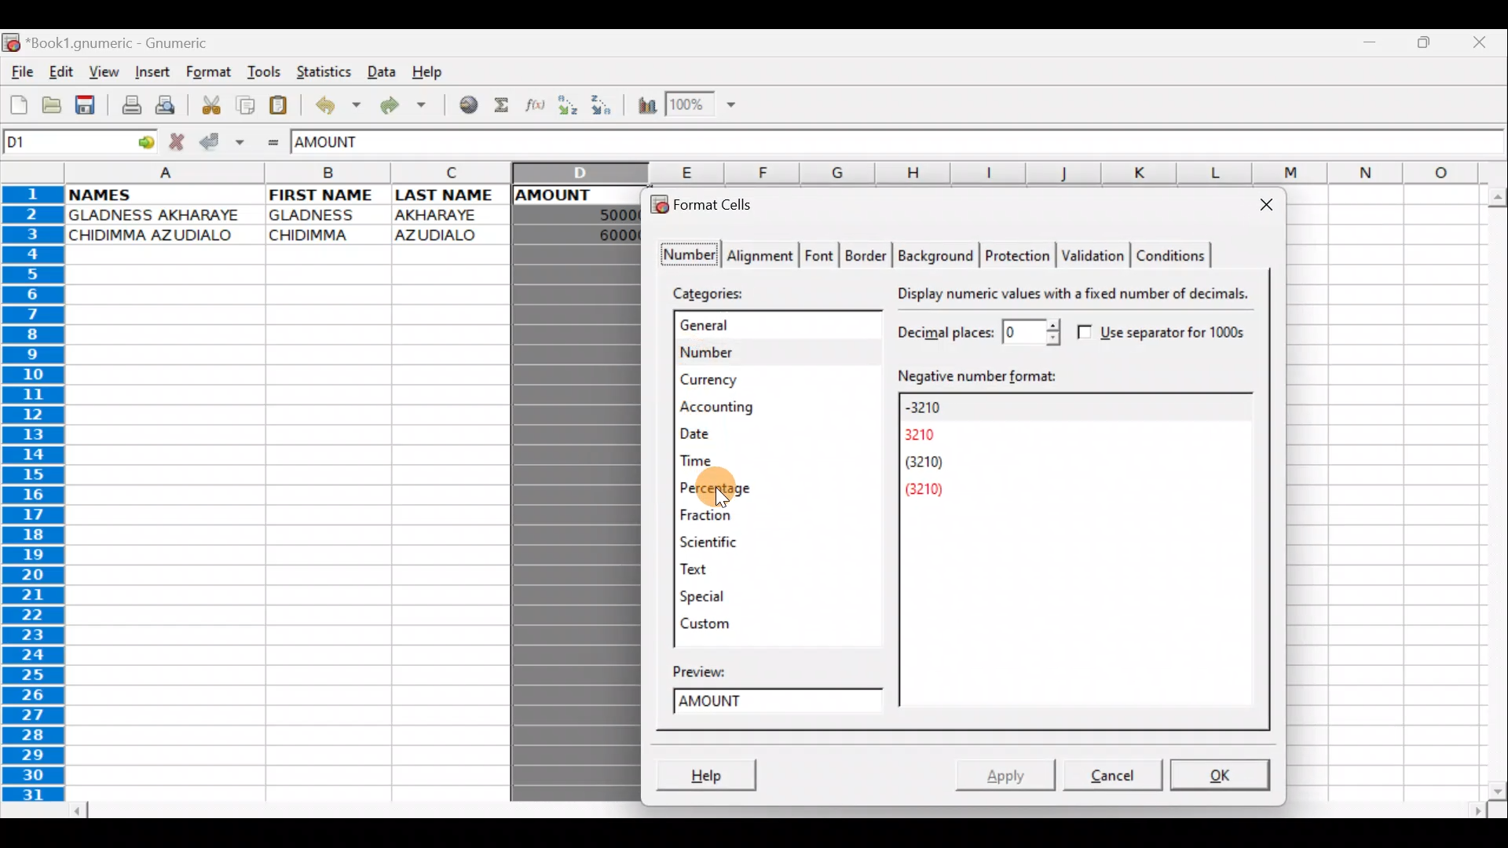 Image resolution: width=1508 pixels, height=848 pixels. Describe the element at coordinates (821, 254) in the screenshot. I see `Font` at that location.